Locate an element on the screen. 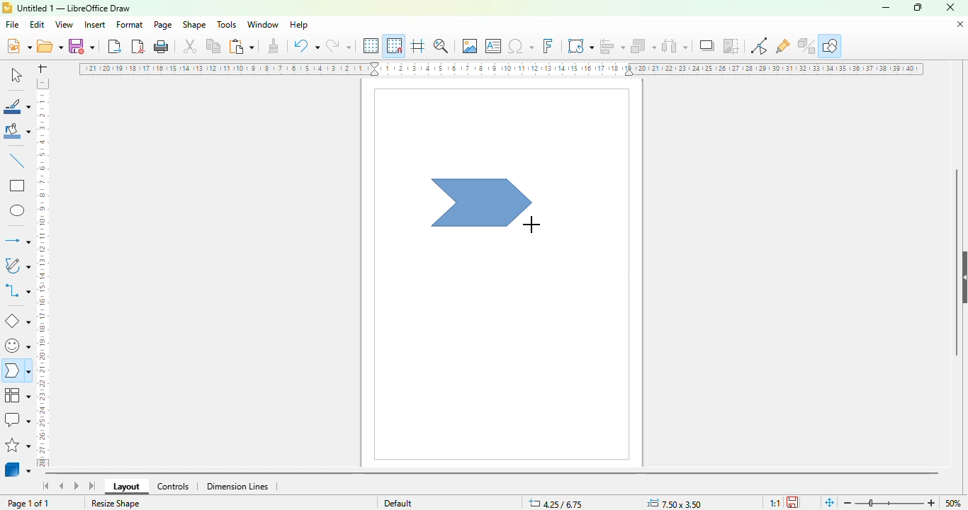 The image size is (968, 510). help is located at coordinates (300, 25).